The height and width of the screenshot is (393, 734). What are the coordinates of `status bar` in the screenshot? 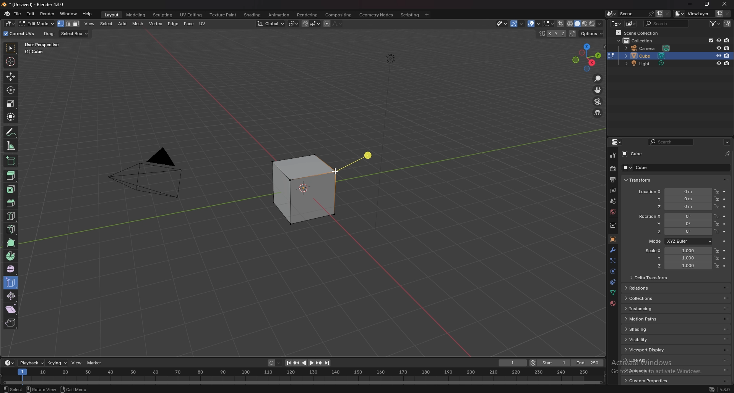 It's located at (55, 390).